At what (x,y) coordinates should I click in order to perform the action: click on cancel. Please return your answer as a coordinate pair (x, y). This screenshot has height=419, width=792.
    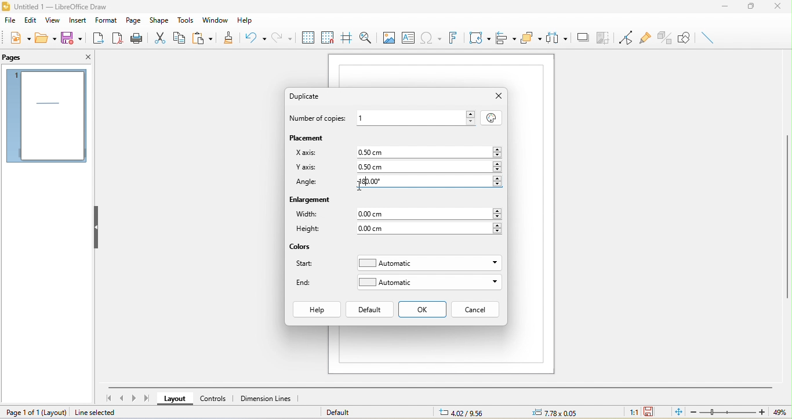
    Looking at the image, I should click on (475, 309).